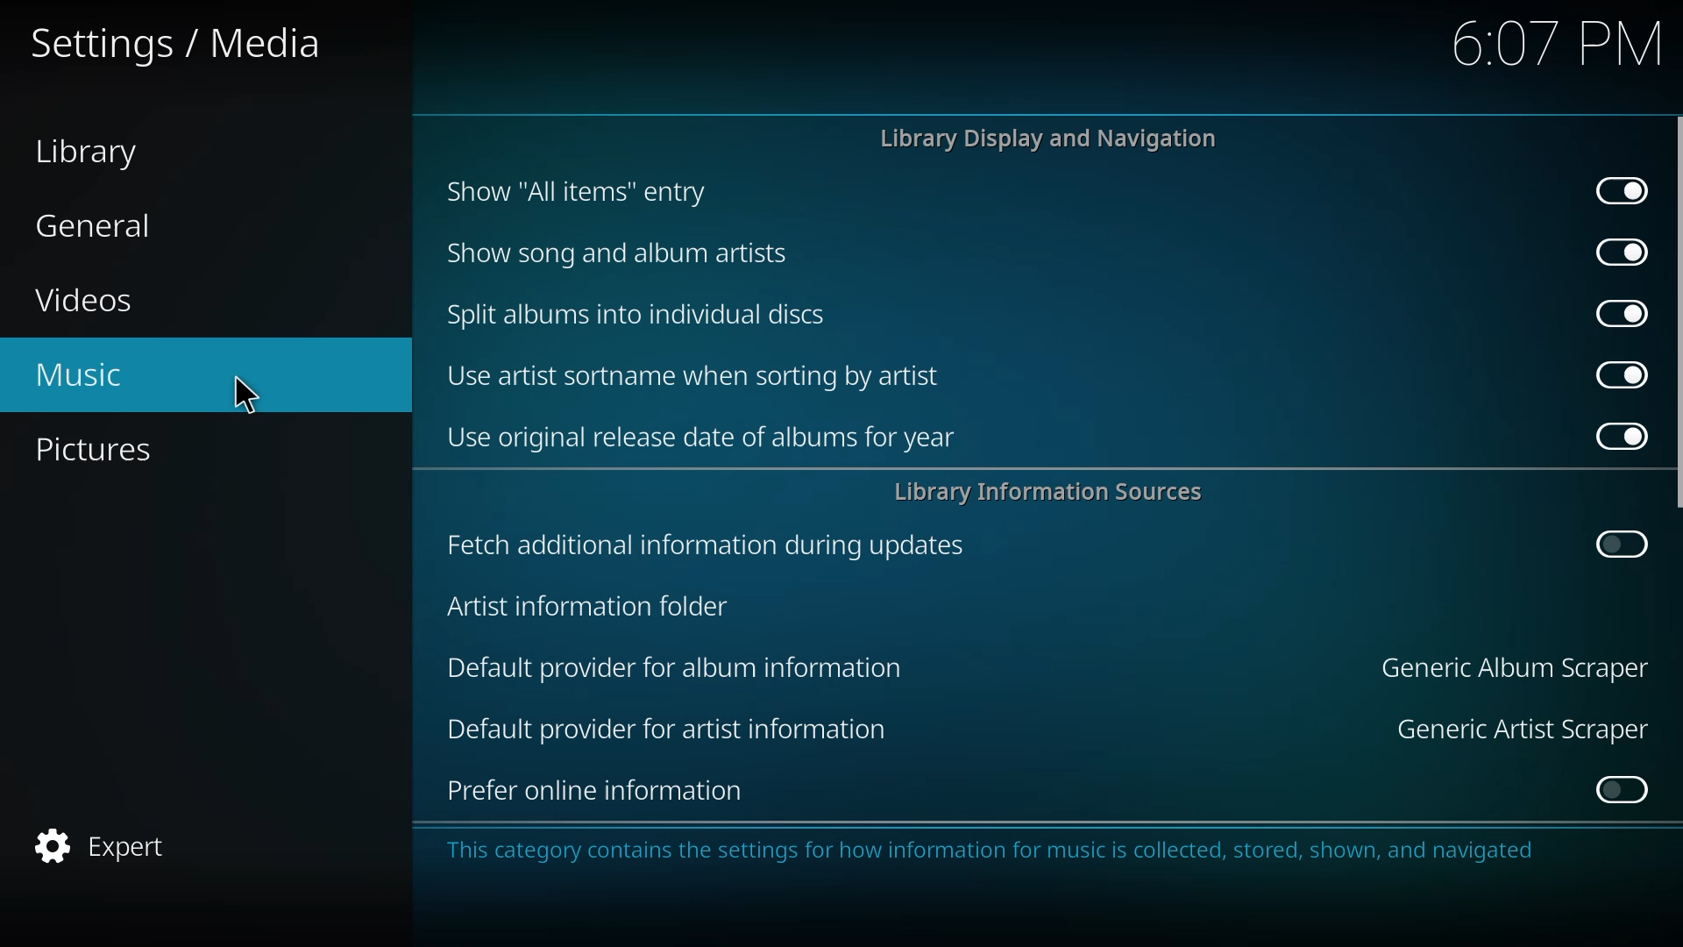 This screenshot has width=1683, height=947. I want to click on 6:07 pm, so click(1548, 45).